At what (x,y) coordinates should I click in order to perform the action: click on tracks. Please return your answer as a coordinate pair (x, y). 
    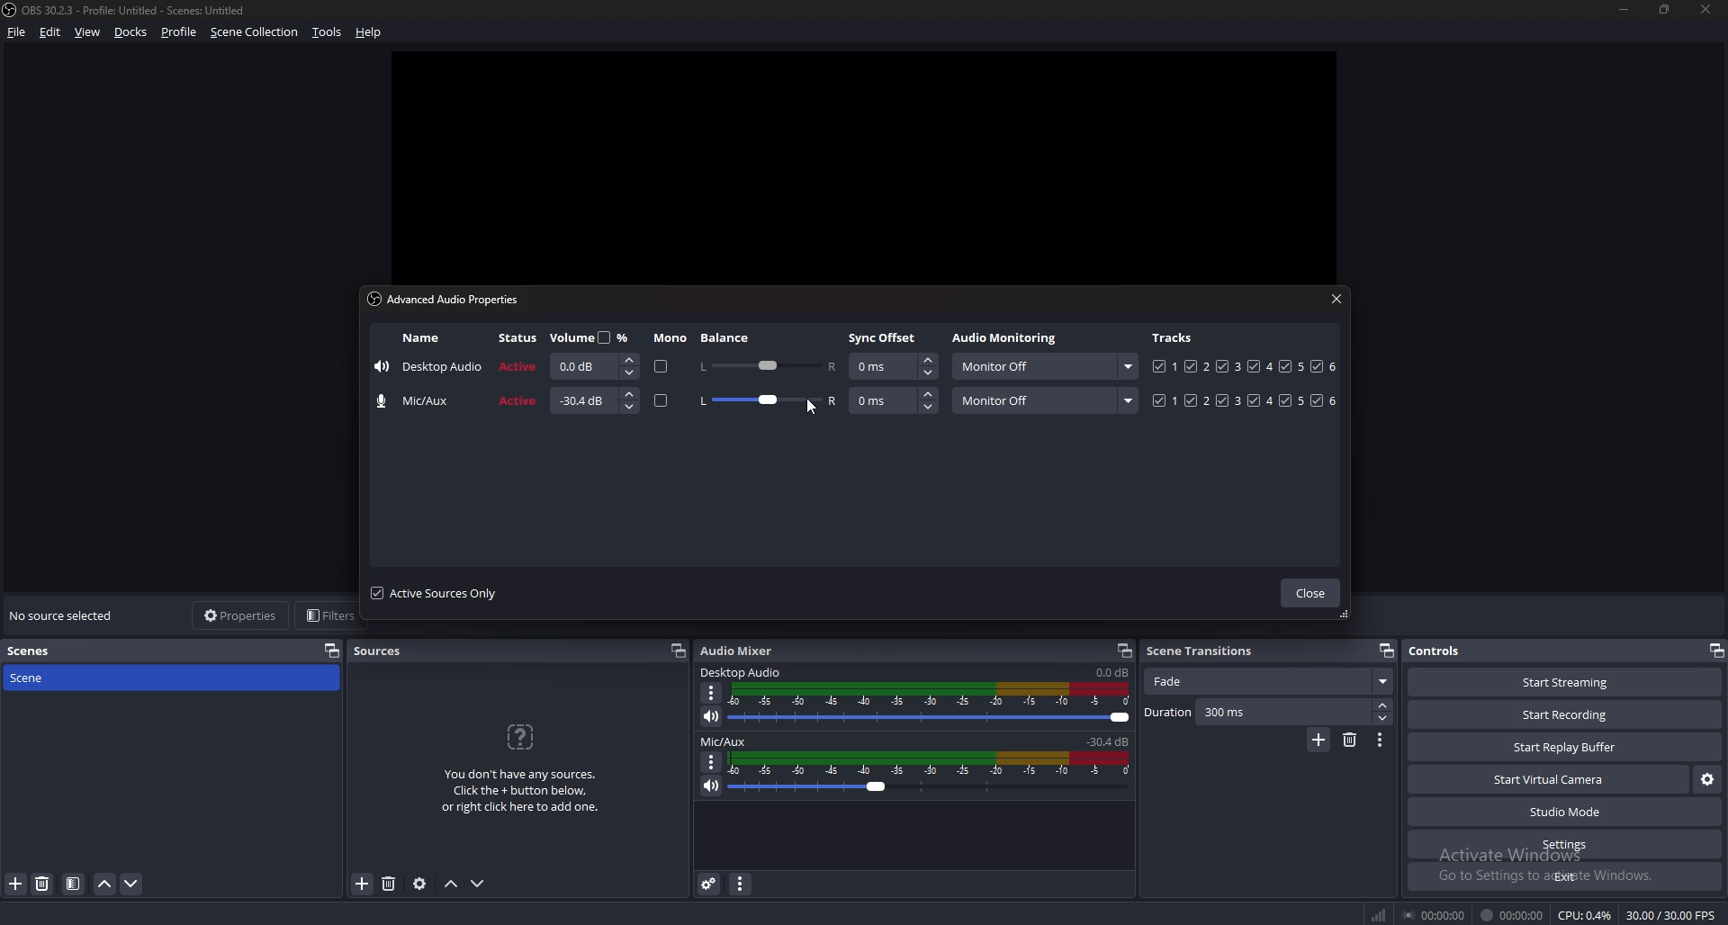
    Looking at the image, I should click on (1245, 366).